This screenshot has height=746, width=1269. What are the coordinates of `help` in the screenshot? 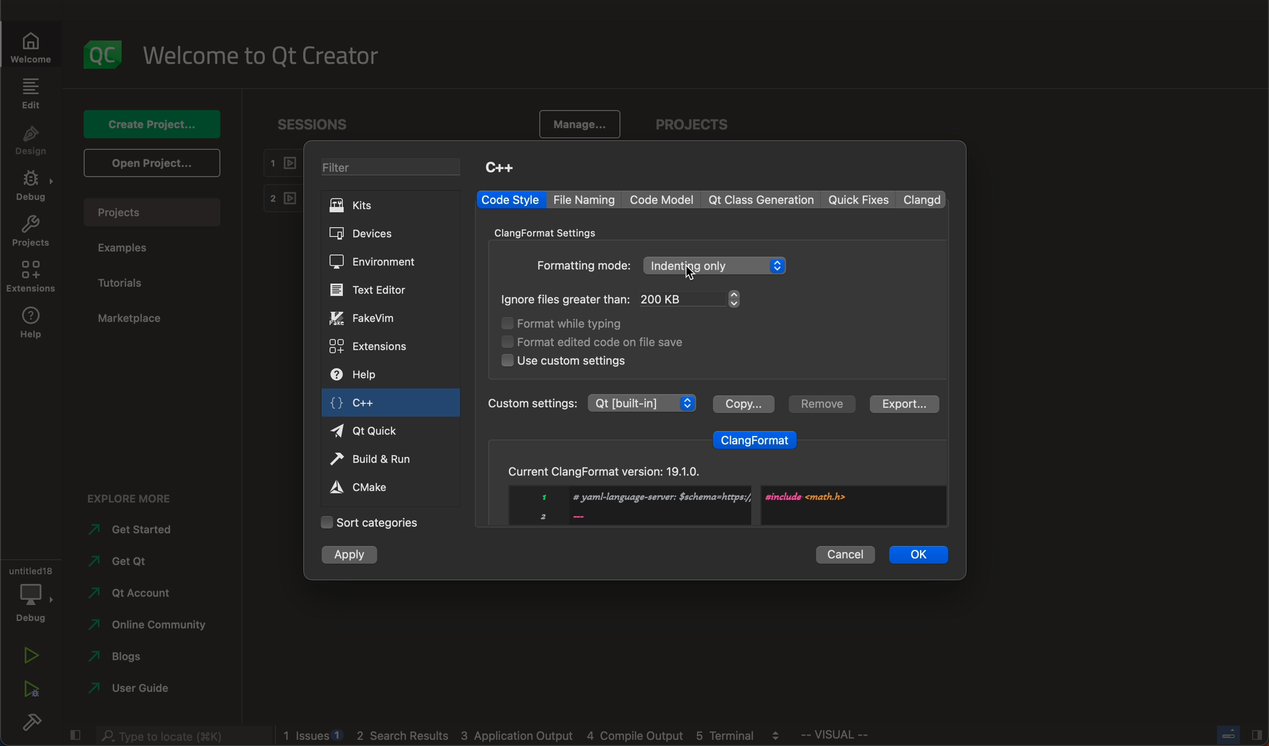 It's located at (30, 325).